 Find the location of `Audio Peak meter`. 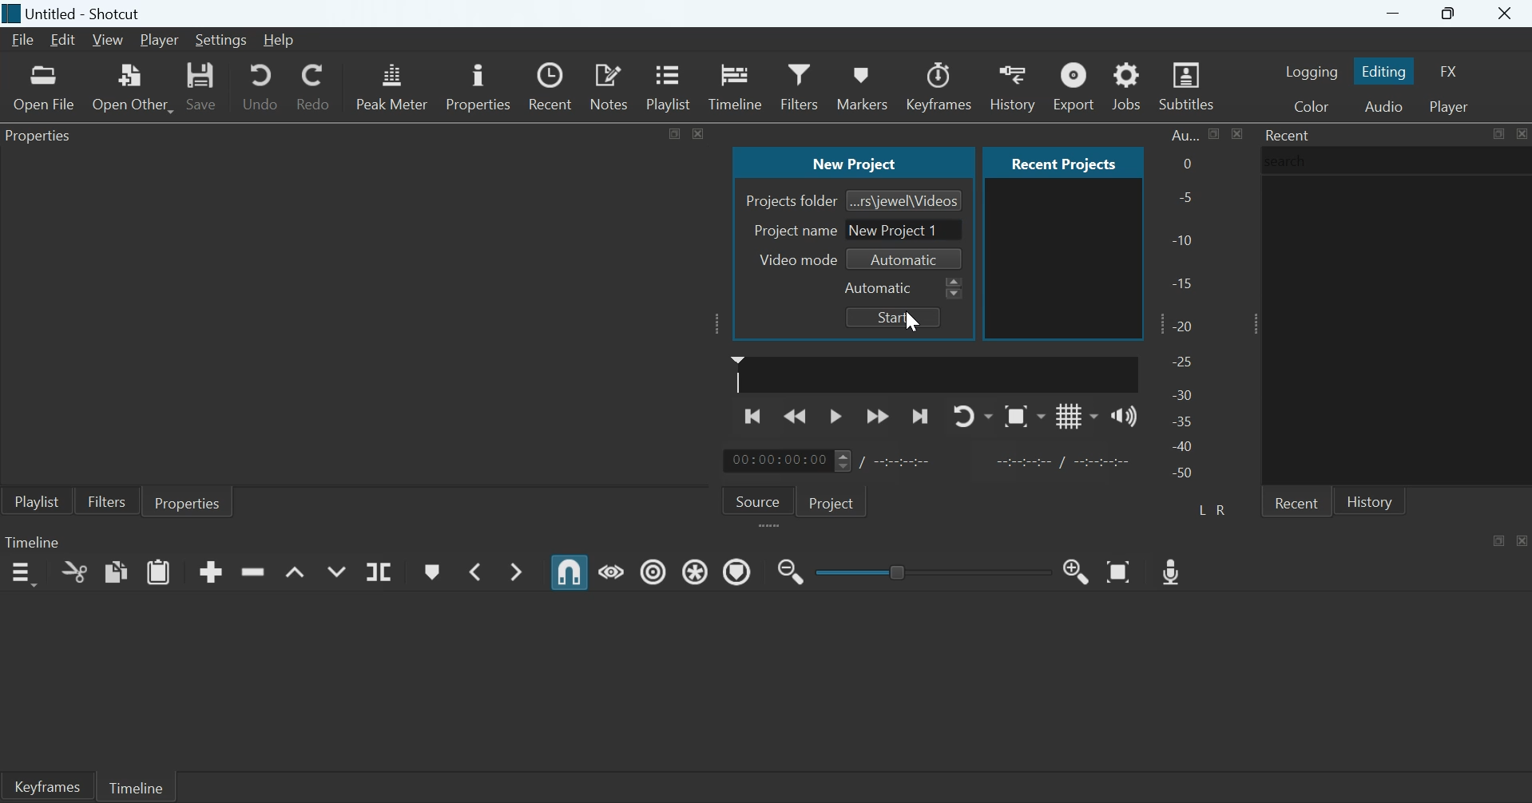

Audio Peak meter is located at coordinates (1185, 307).